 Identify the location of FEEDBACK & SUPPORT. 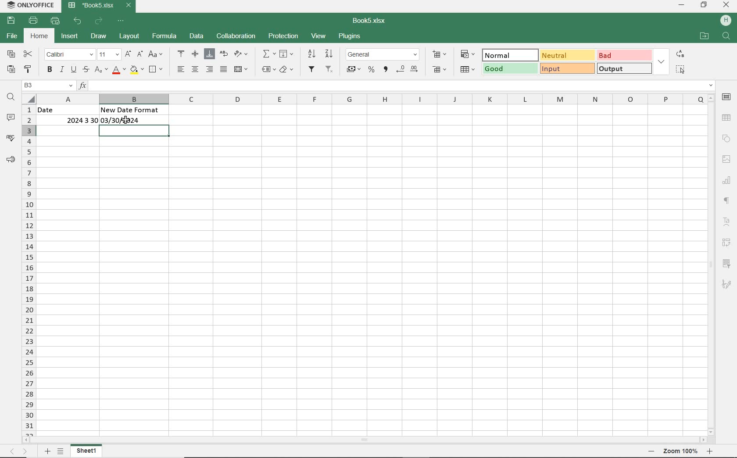
(11, 160).